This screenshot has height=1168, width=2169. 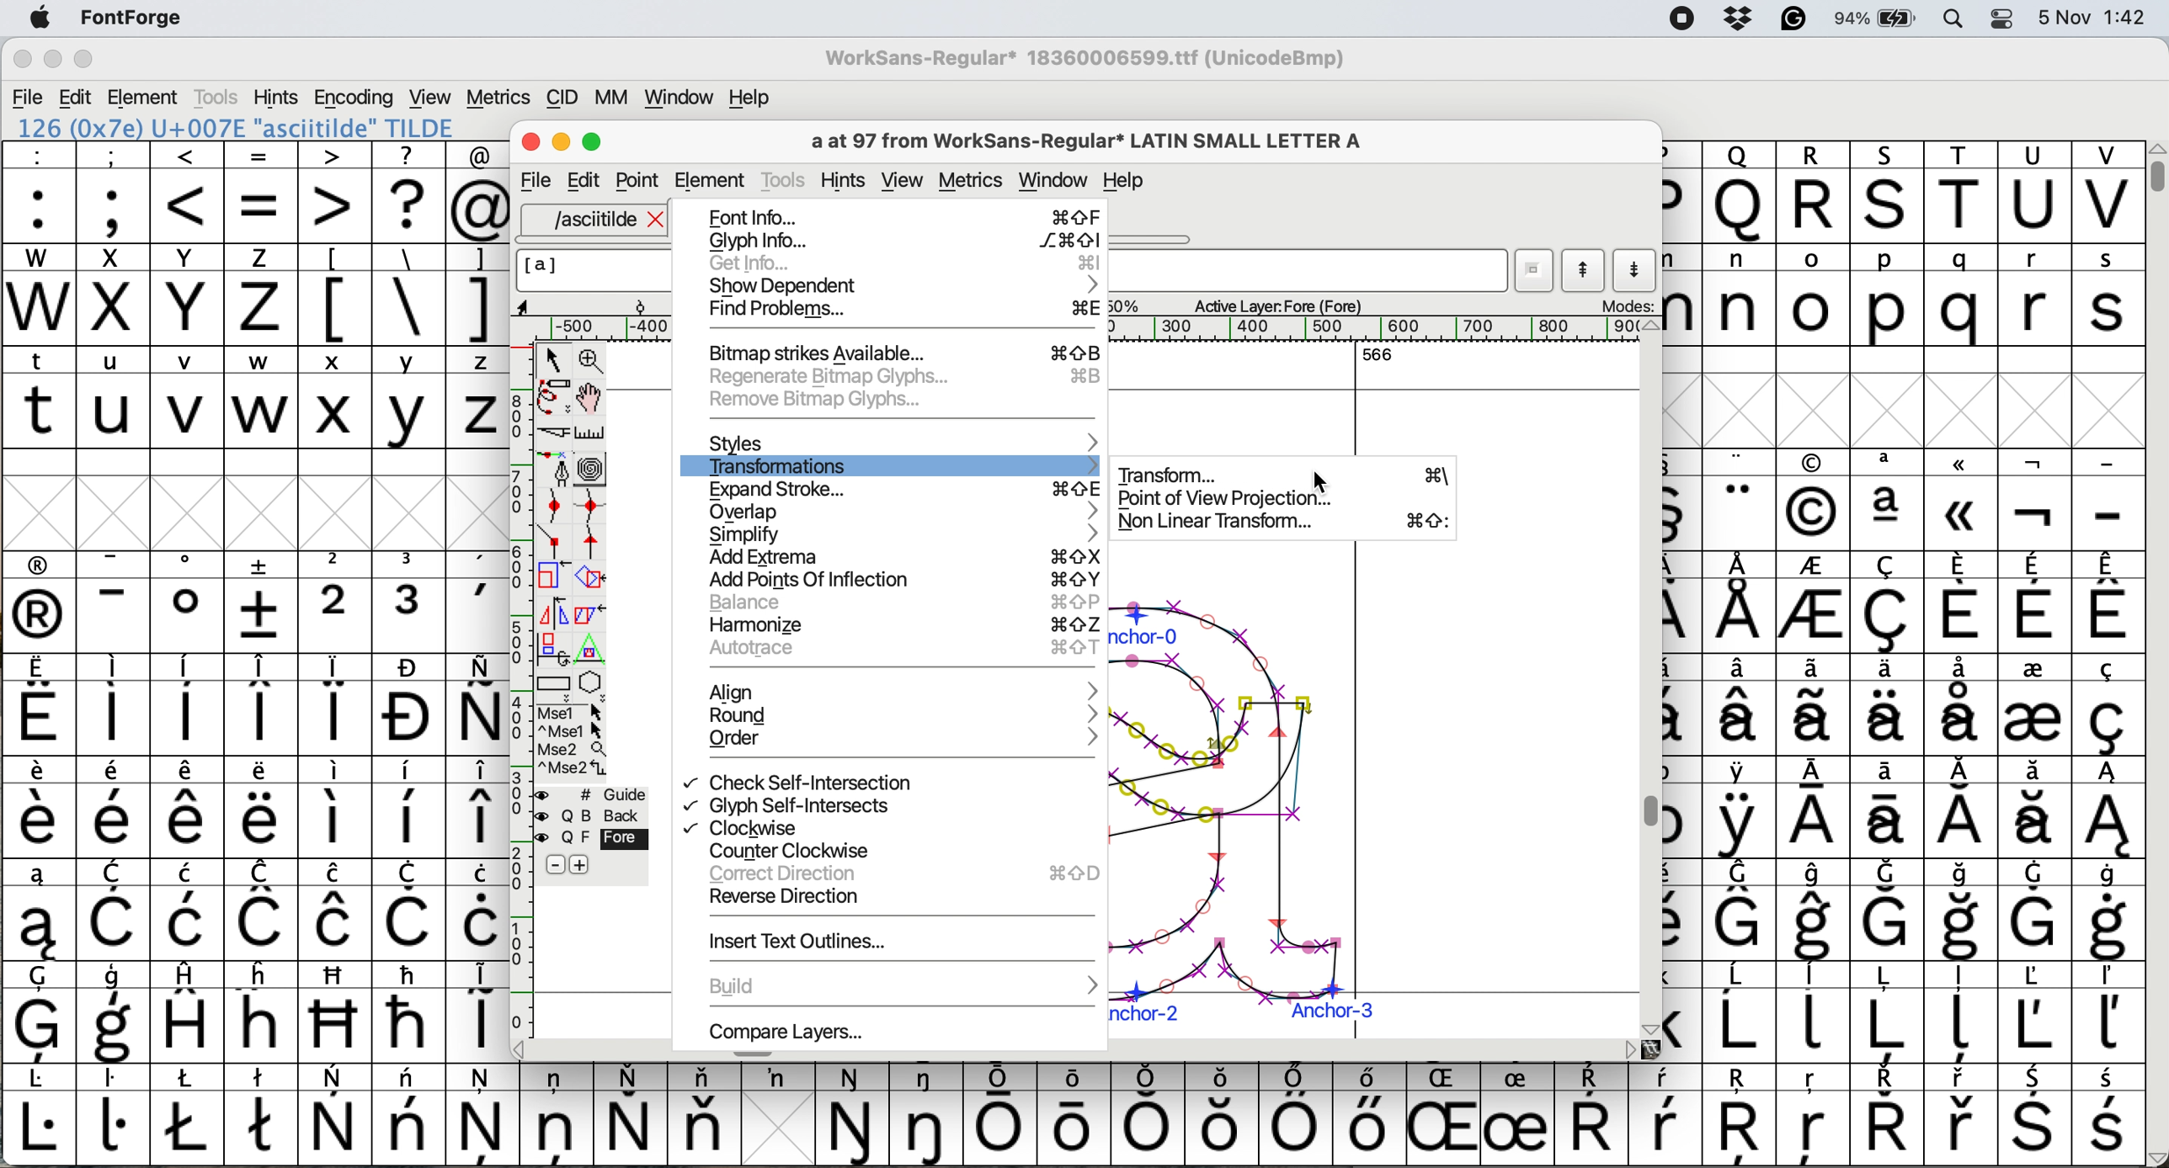 What do you see at coordinates (115, 396) in the screenshot?
I see `u` at bounding box center [115, 396].